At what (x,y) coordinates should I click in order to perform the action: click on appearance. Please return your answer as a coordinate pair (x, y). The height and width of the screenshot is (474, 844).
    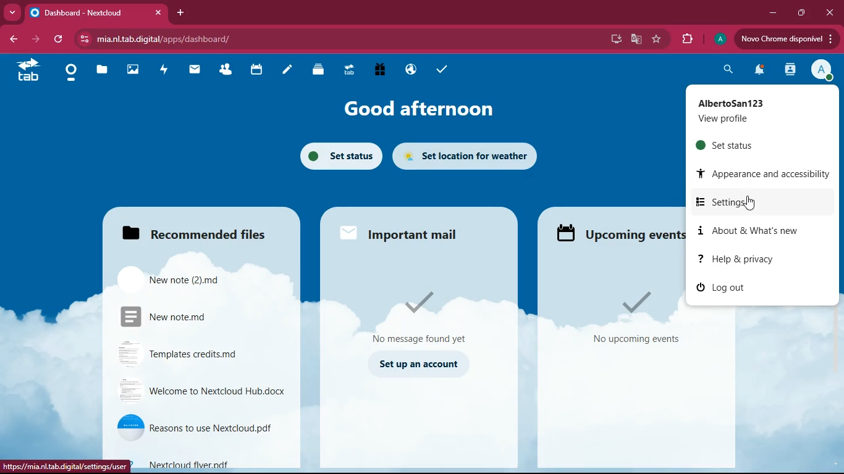
    Looking at the image, I should click on (767, 175).